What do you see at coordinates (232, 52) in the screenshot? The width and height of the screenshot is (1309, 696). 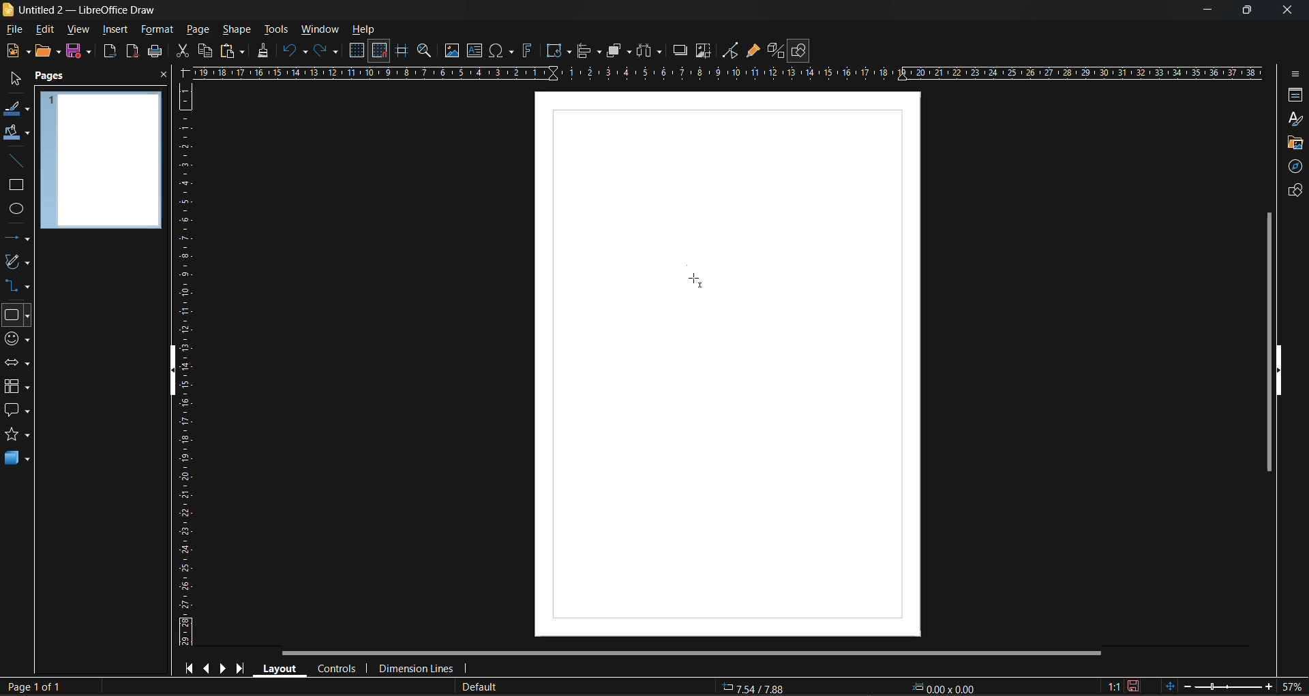 I see `paste` at bounding box center [232, 52].